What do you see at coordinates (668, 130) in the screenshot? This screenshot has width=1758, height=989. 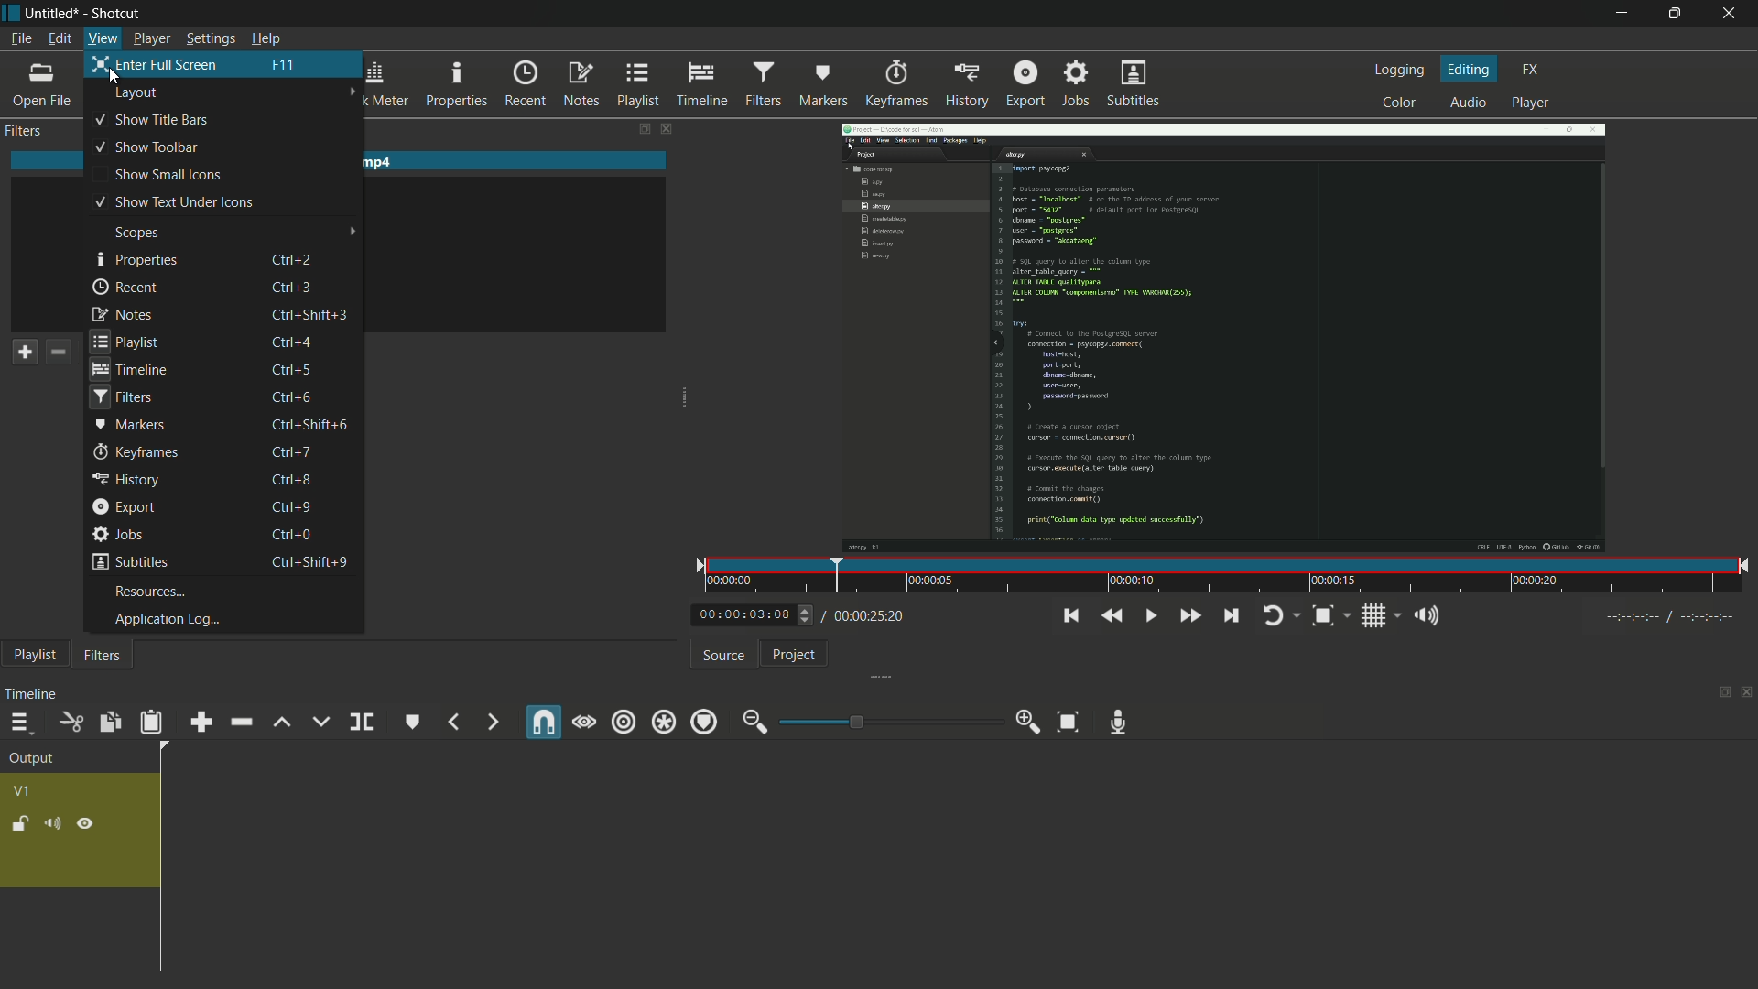 I see `close filters pane` at bounding box center [668, 130].